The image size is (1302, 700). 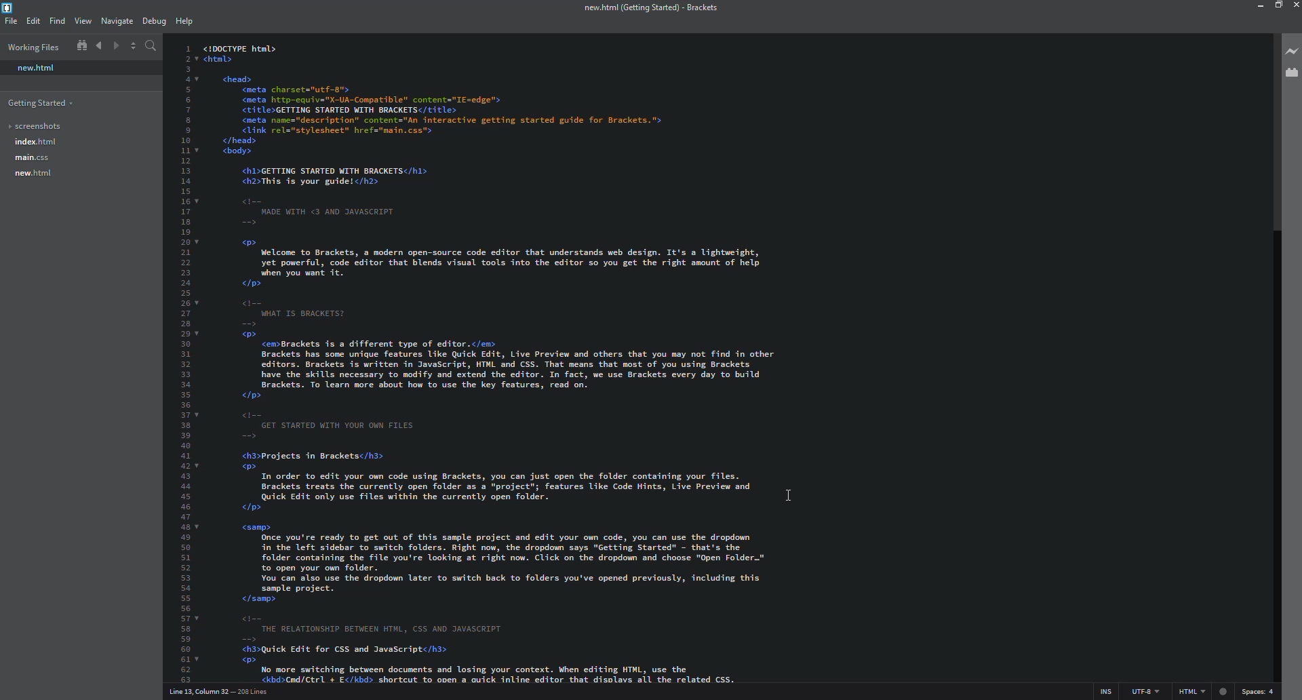 I want to click on new, so click(x=35, y=68).